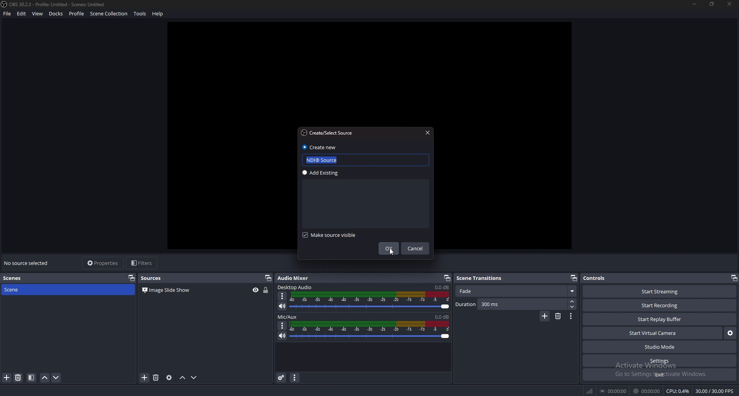 This screenshot has height=396, width=739. I want to click on input name, so click(327, 160).